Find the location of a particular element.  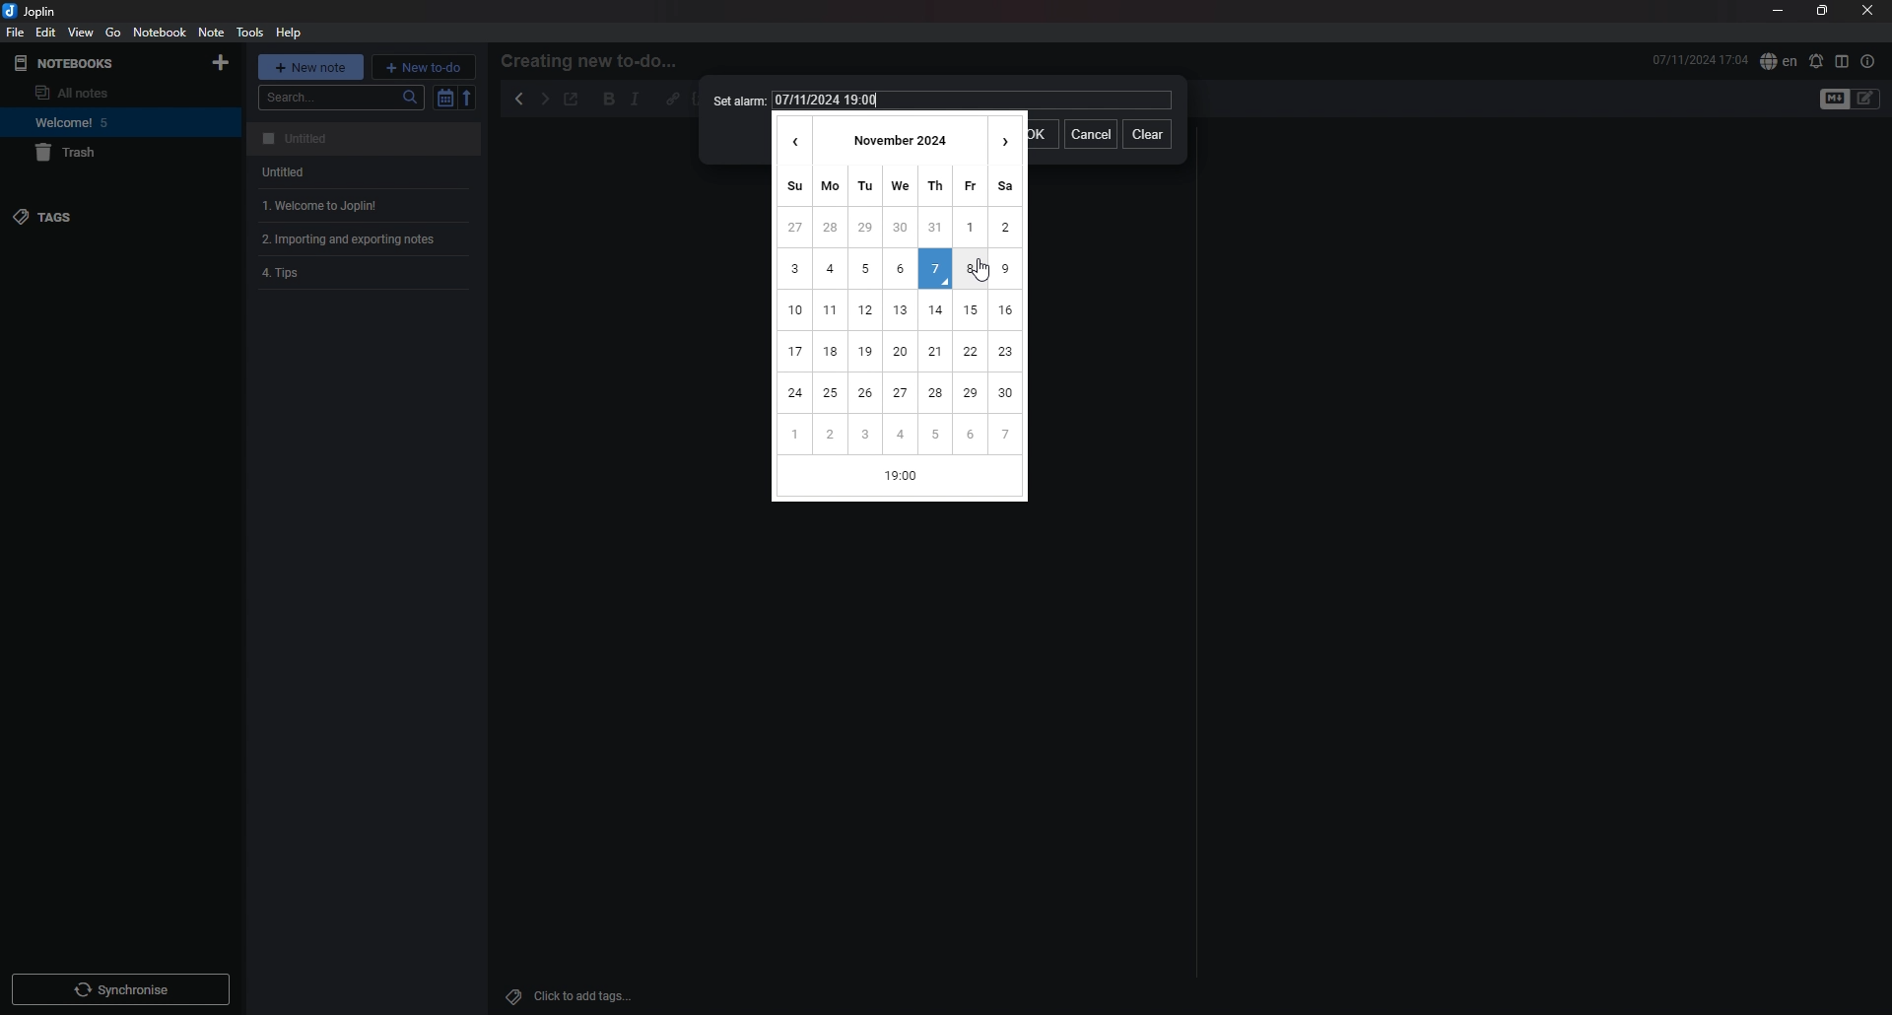

tools is located at coordinates (249, 33).